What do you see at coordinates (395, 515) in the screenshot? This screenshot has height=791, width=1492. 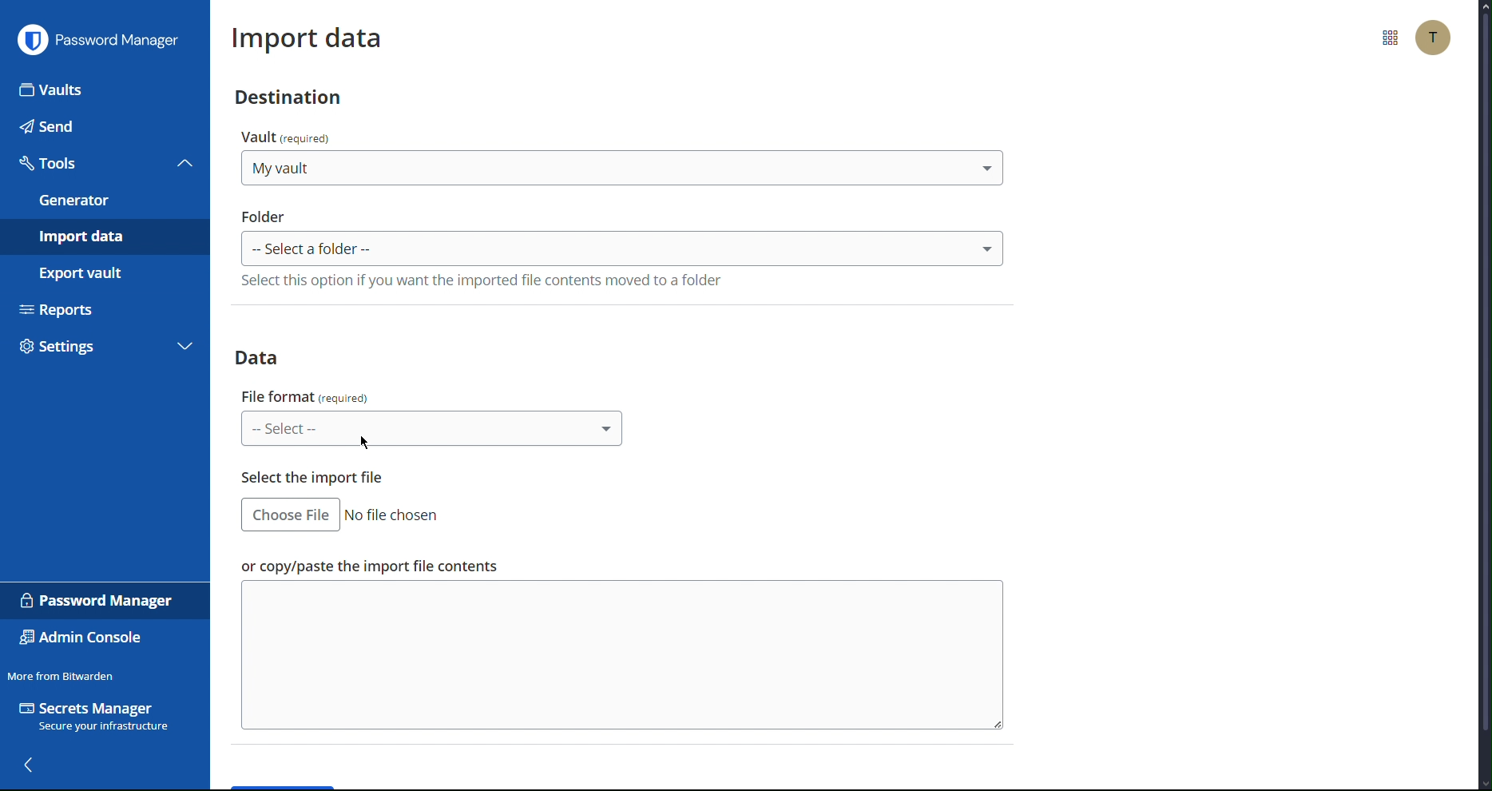 I see `no file chosen` at bounding box center [395, 515].